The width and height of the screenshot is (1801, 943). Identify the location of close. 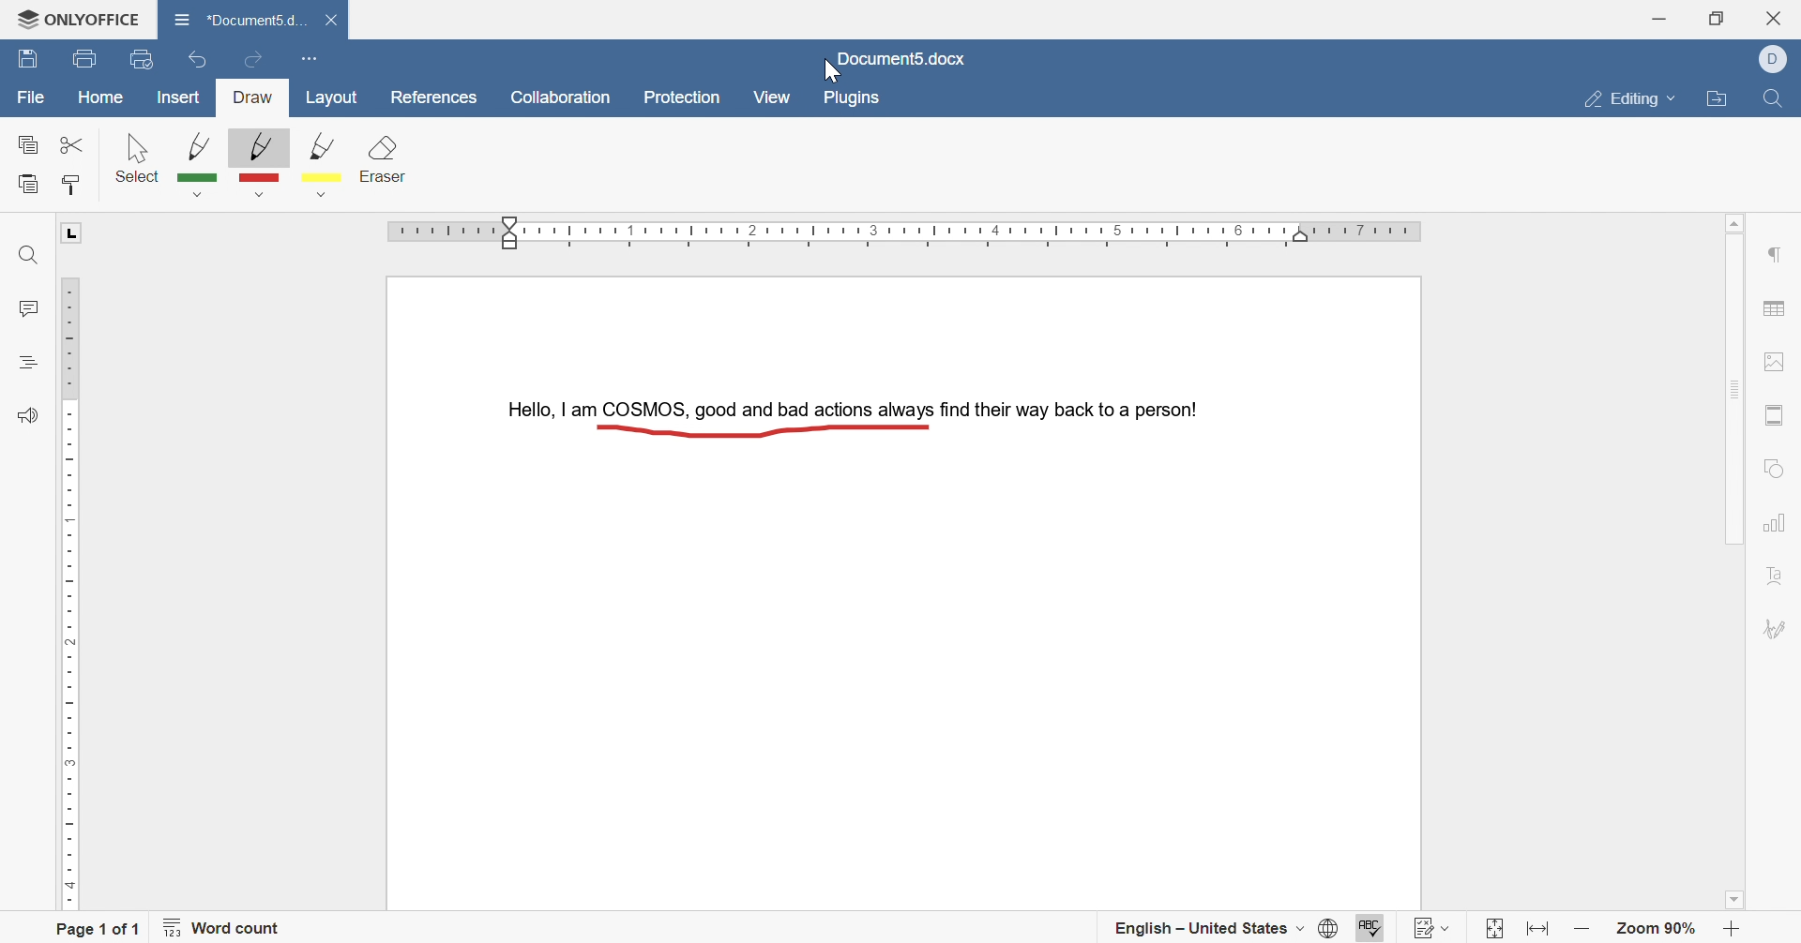
(1780, 16).